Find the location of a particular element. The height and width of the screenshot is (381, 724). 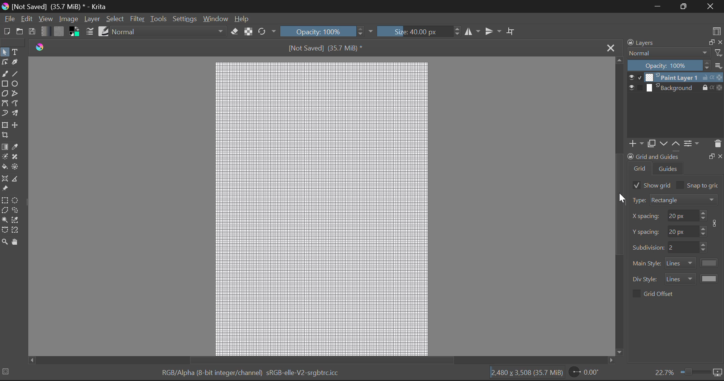

grid offer is located at coordinates (660, 293).